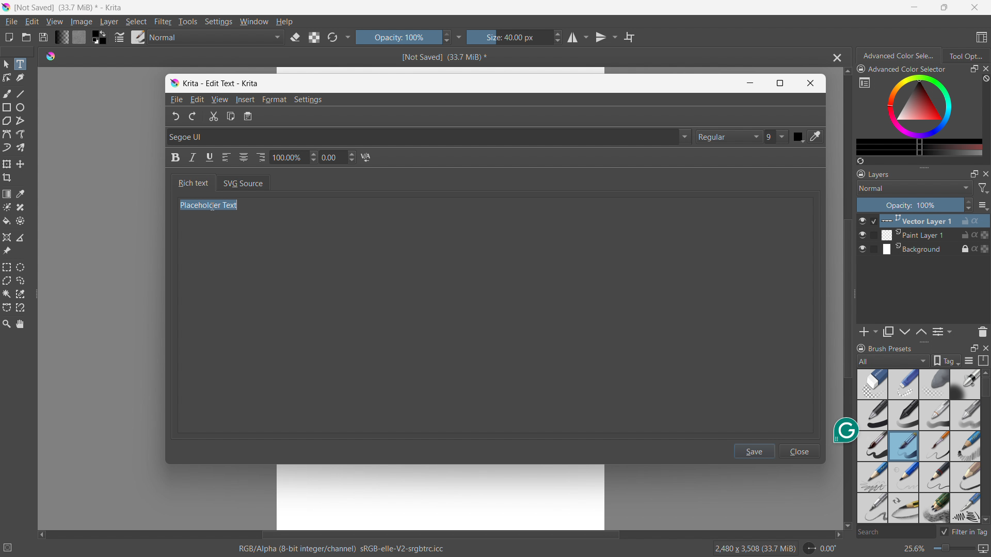 Image resolution: width=991 pixels, height=557 pixels. I want to click on rectangular selection tool, so click(7, 267).